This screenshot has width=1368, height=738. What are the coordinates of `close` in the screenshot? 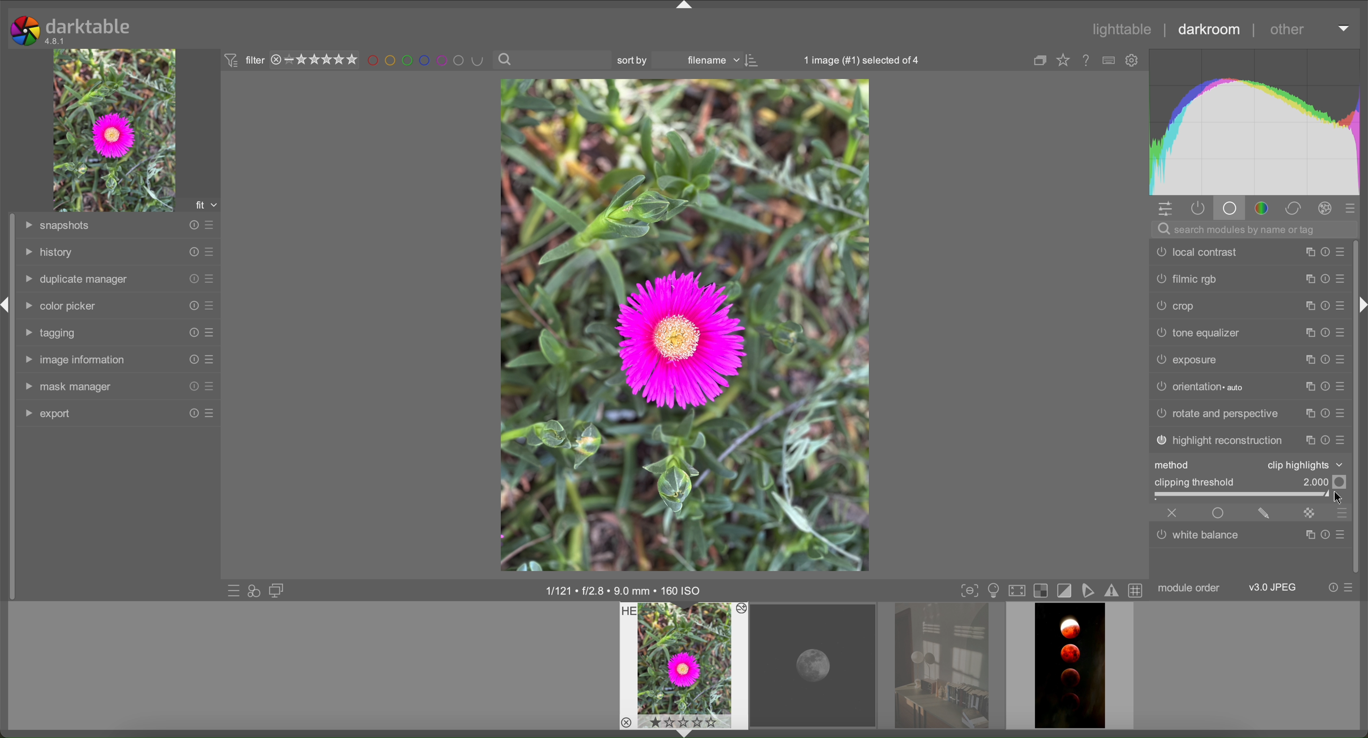 It's located at (1173, 513).